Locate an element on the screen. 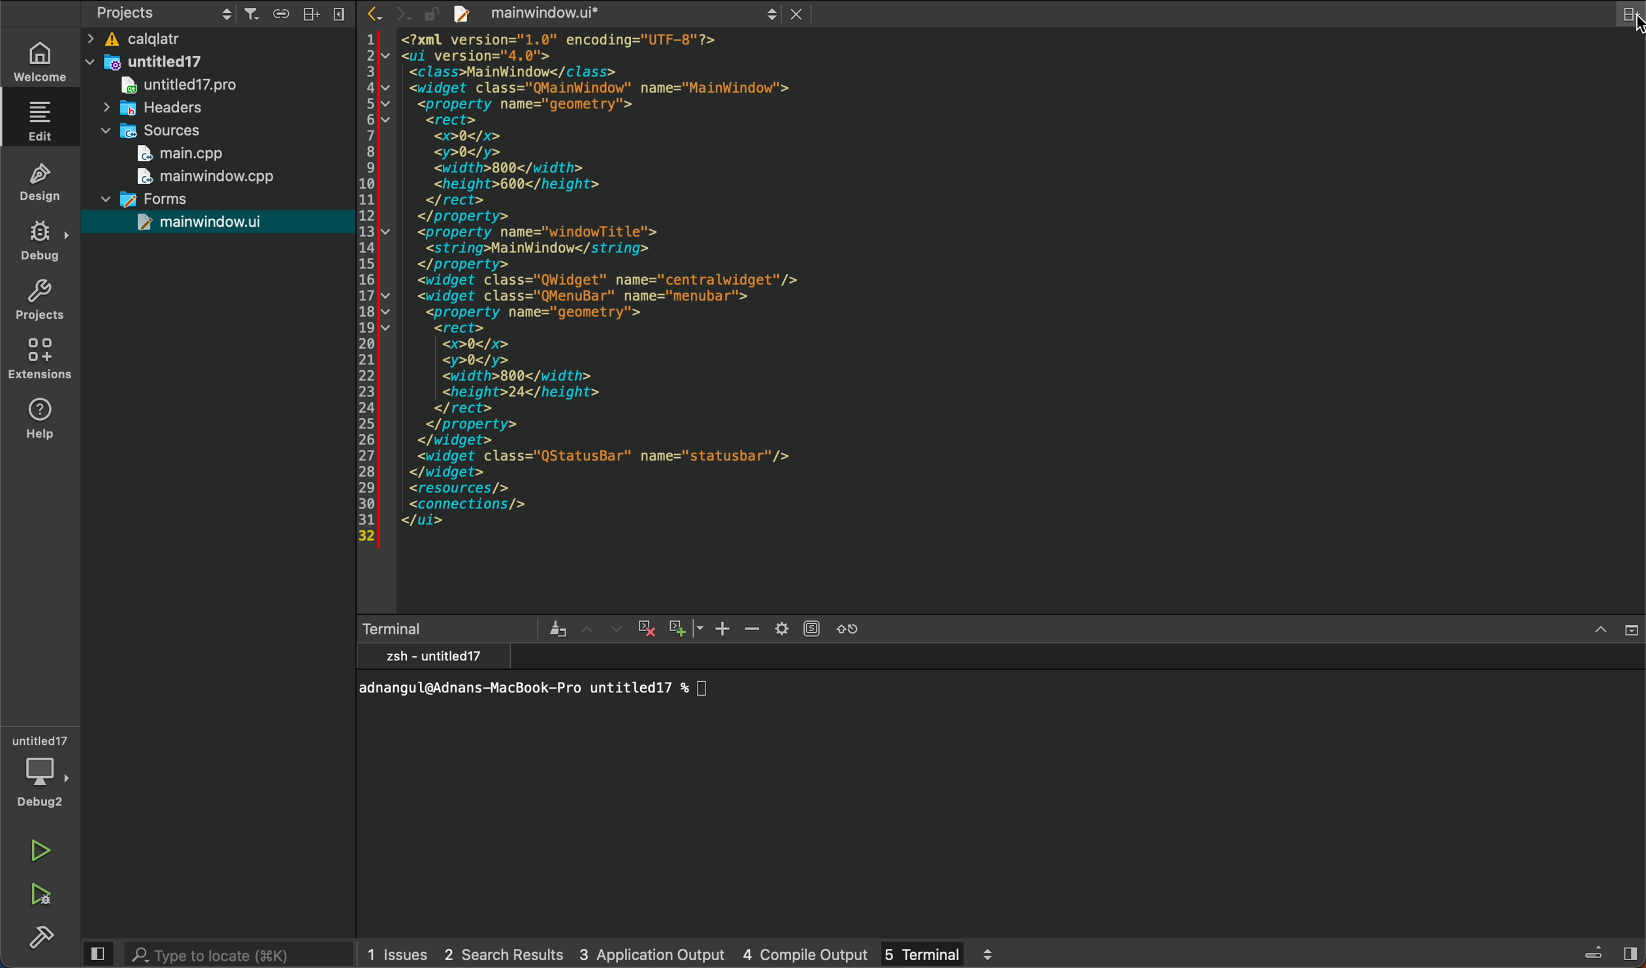 This screenshot has width=1646, height=968. search is located at coordinates (240, 954).